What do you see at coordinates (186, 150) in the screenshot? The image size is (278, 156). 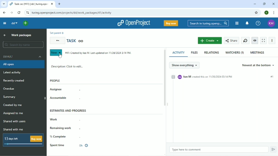 I see `Type here to comment` at bounding box center [186, 150].